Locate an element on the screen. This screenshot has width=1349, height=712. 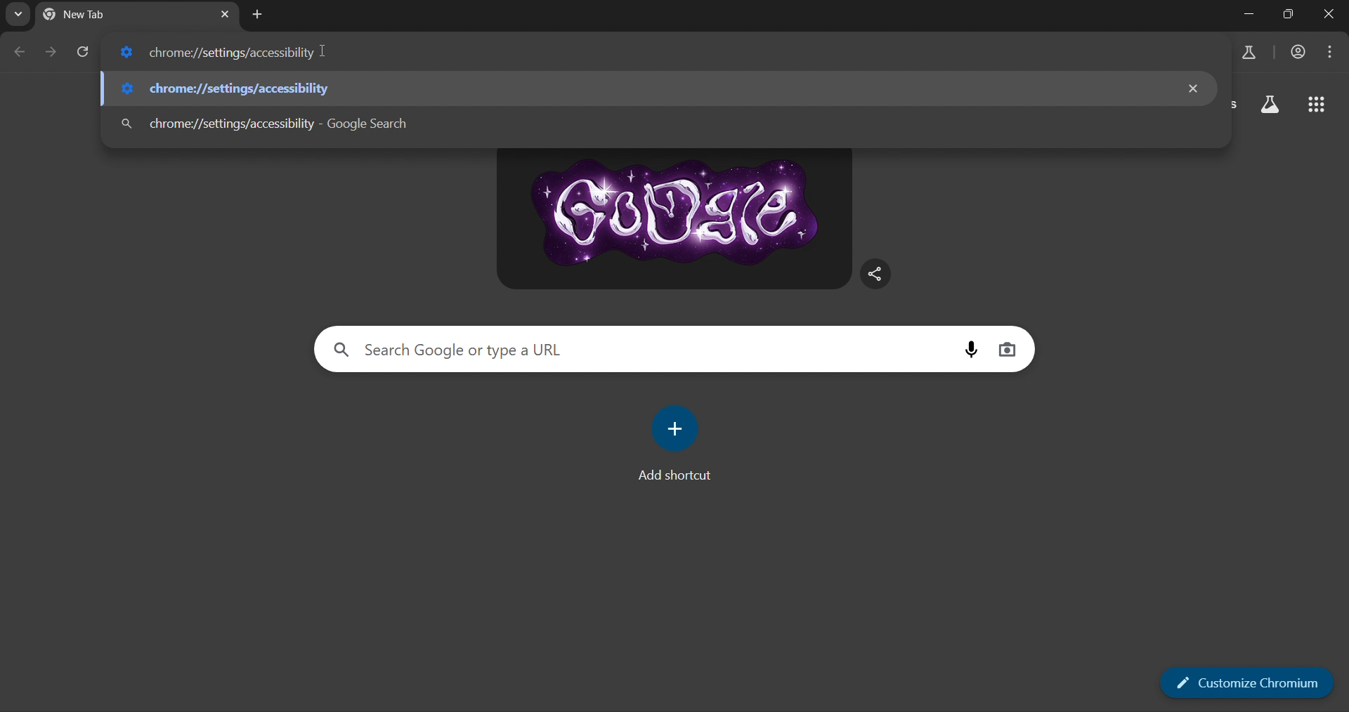
google is located at coordinates (677, 212).